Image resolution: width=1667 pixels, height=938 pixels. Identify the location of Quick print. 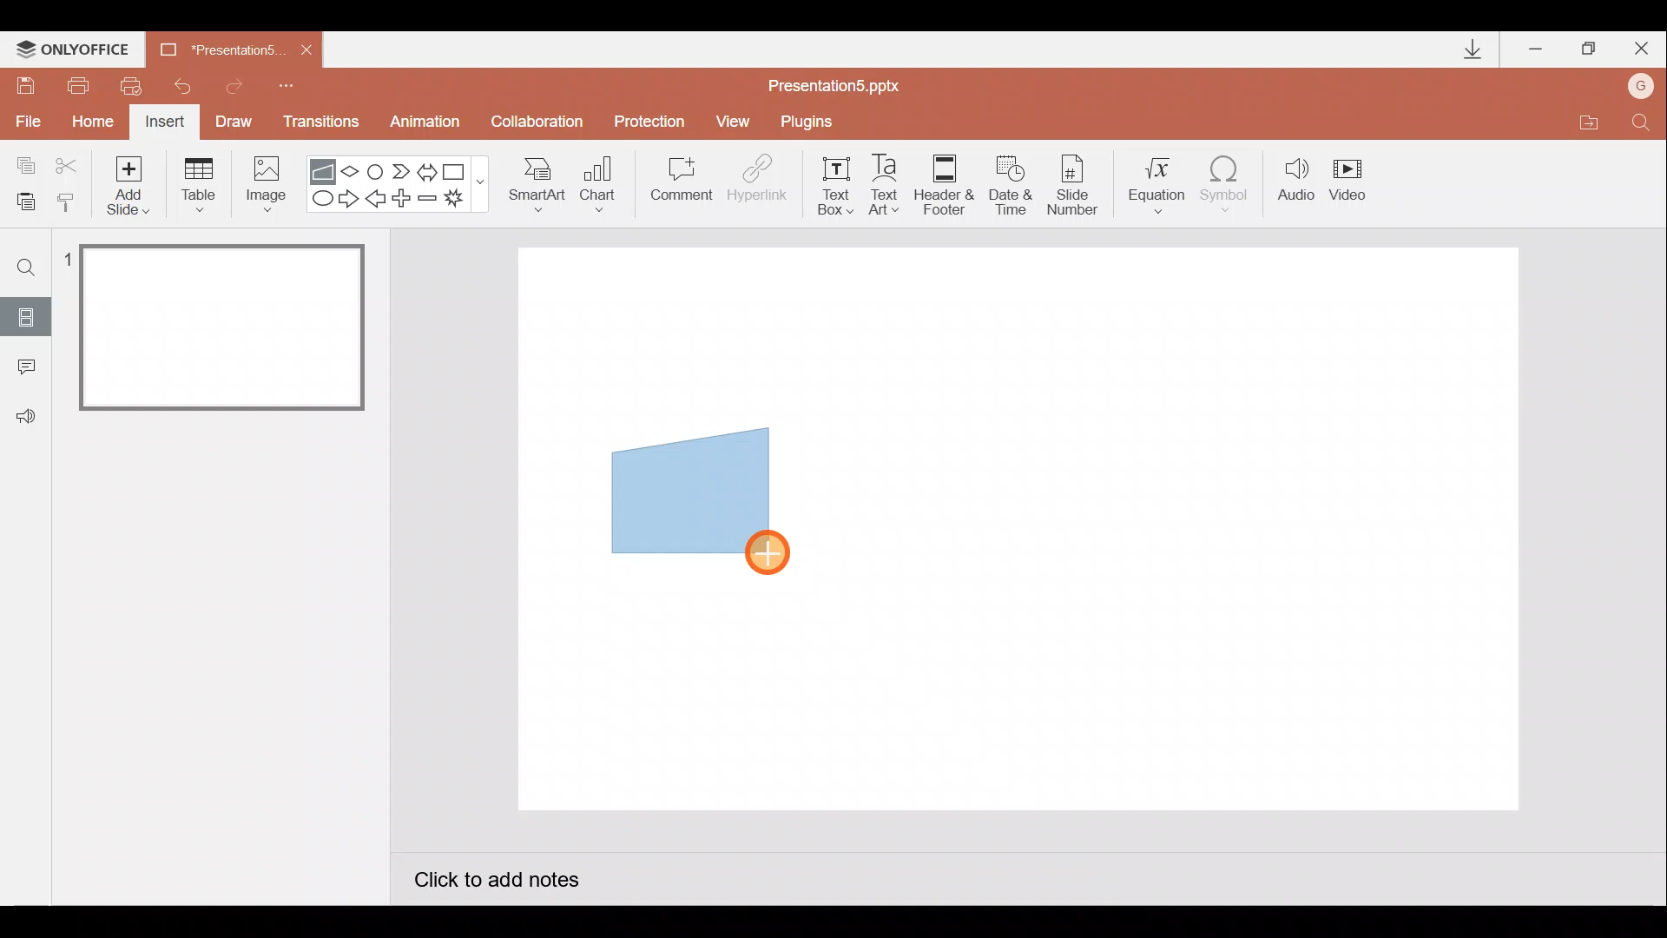
(137, 82).